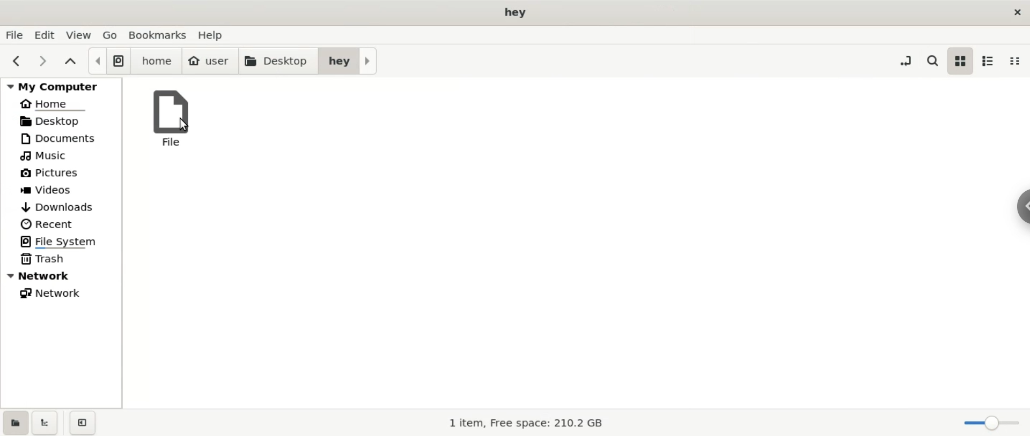 This screenshot has height=436, width=1030. I want to click on desktop, so click(277, 62).